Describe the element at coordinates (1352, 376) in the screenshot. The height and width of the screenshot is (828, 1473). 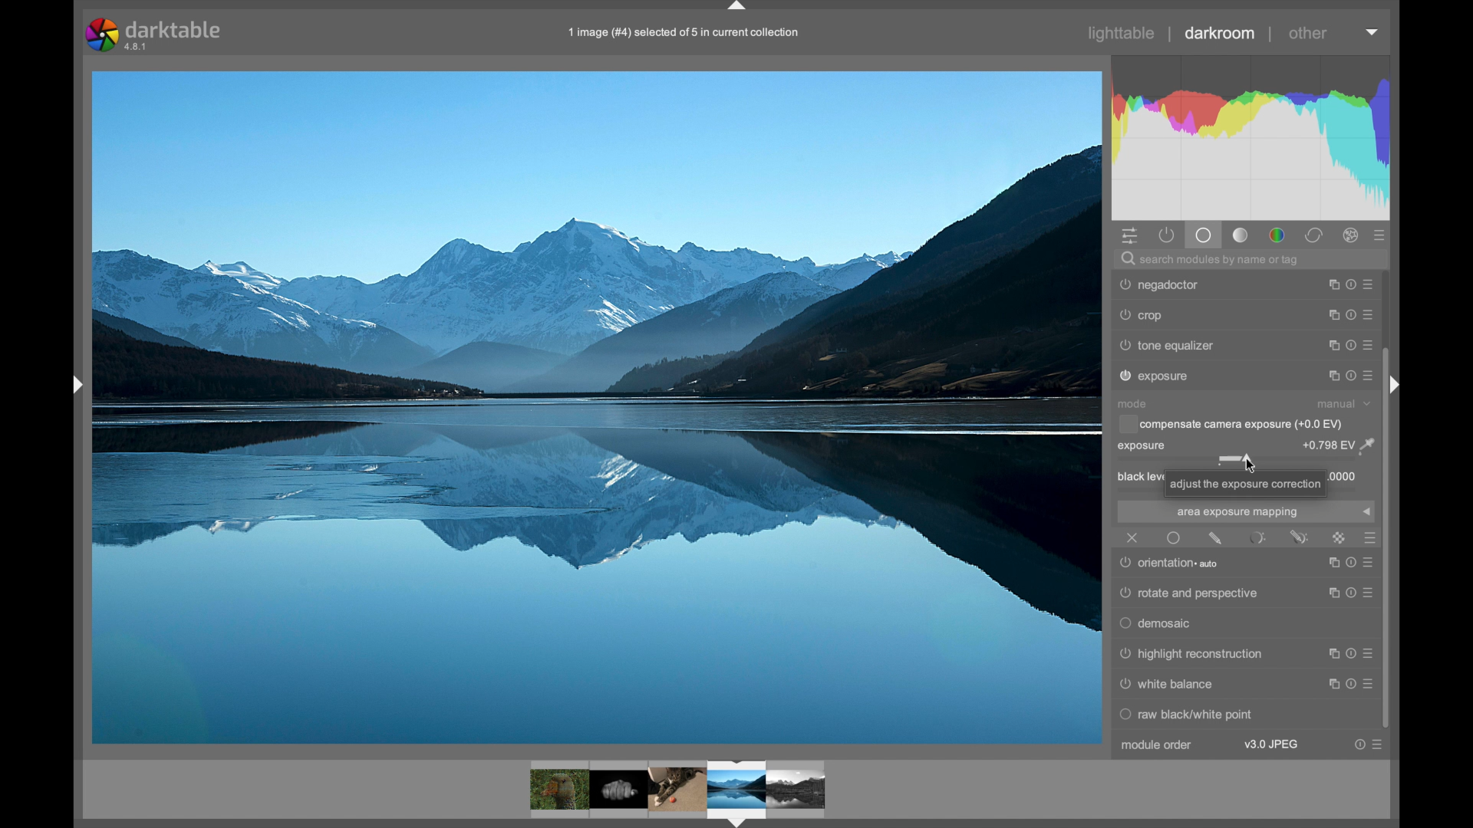
I see `more options` at that location.